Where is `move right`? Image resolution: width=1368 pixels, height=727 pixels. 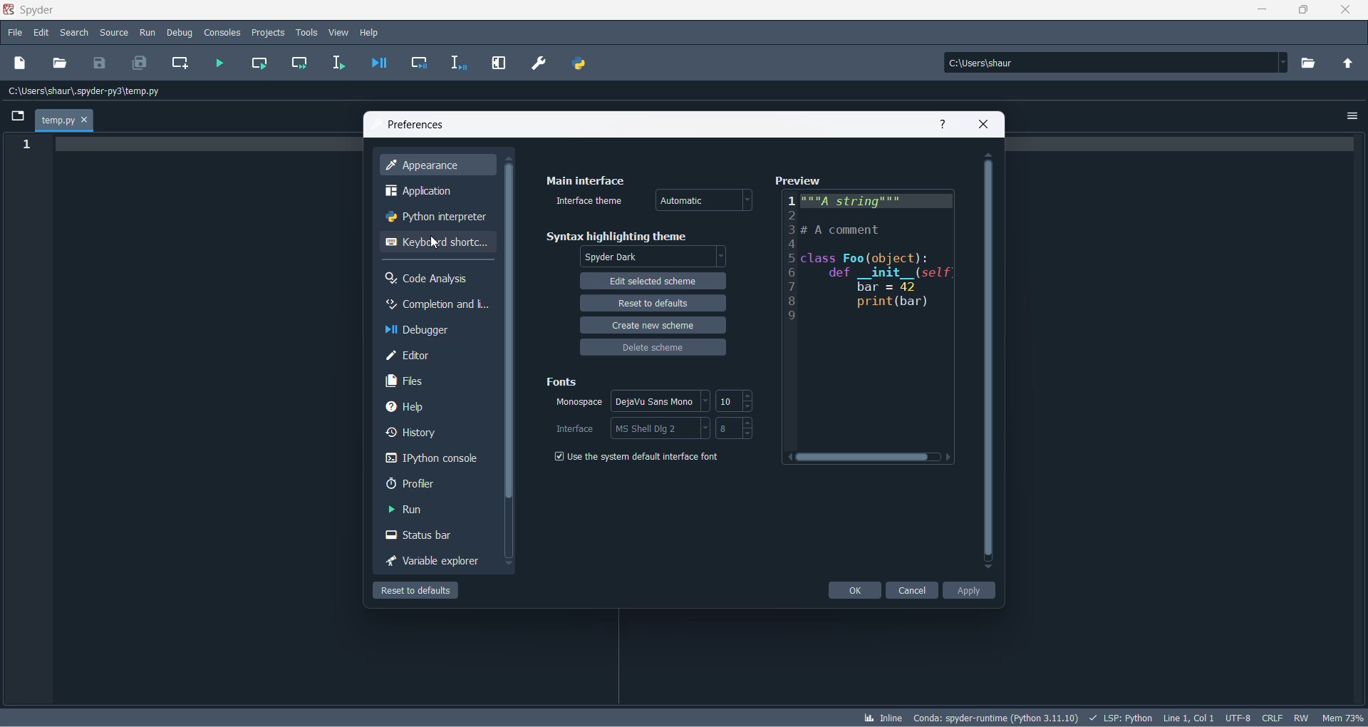 move right is located at coordinates (948, 458).